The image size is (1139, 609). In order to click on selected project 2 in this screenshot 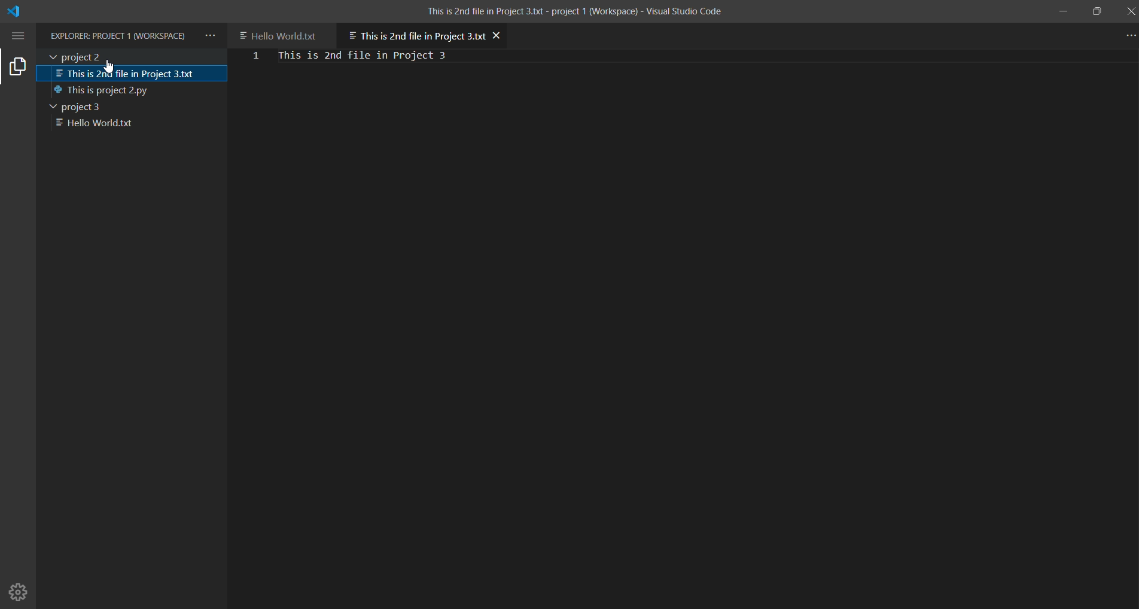, I will do `click(132, 56)`.